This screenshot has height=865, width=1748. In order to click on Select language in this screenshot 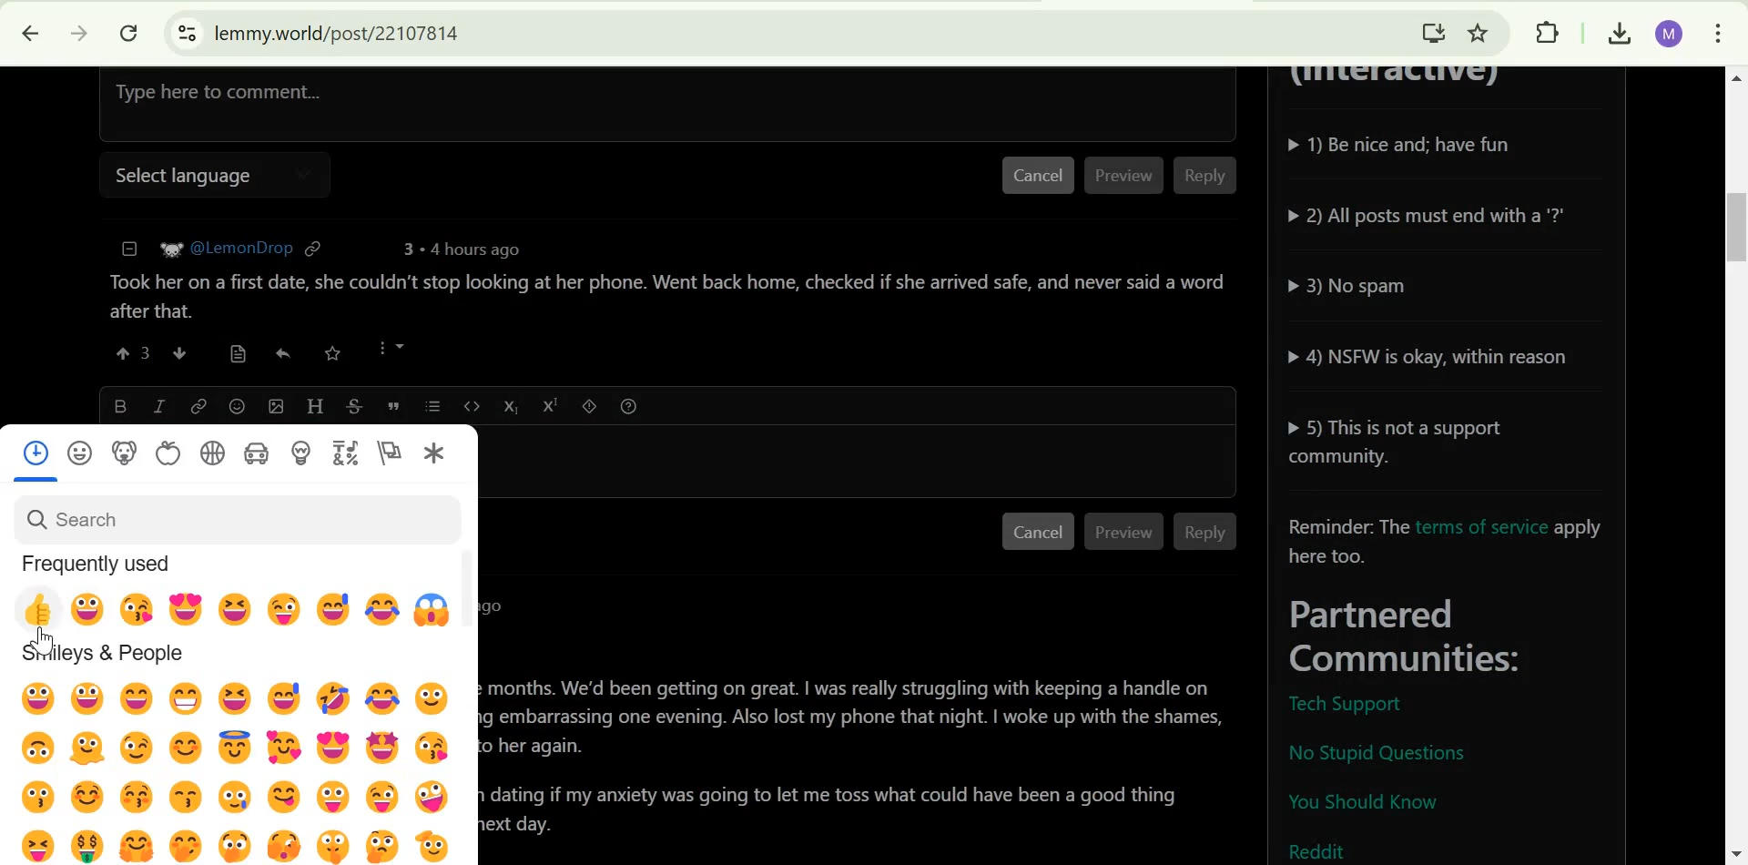, I will do `click(178, 177)`.